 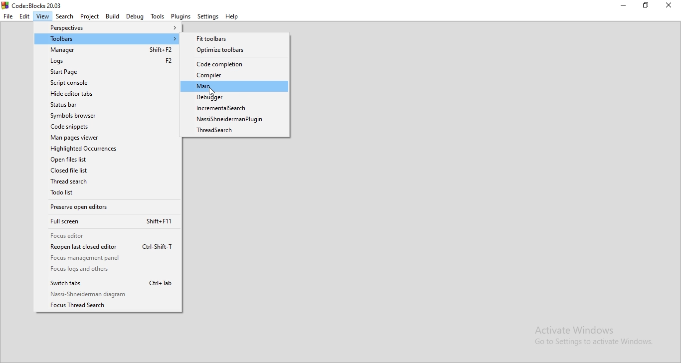 I want to click on Settings , so click(x=207, y=16).